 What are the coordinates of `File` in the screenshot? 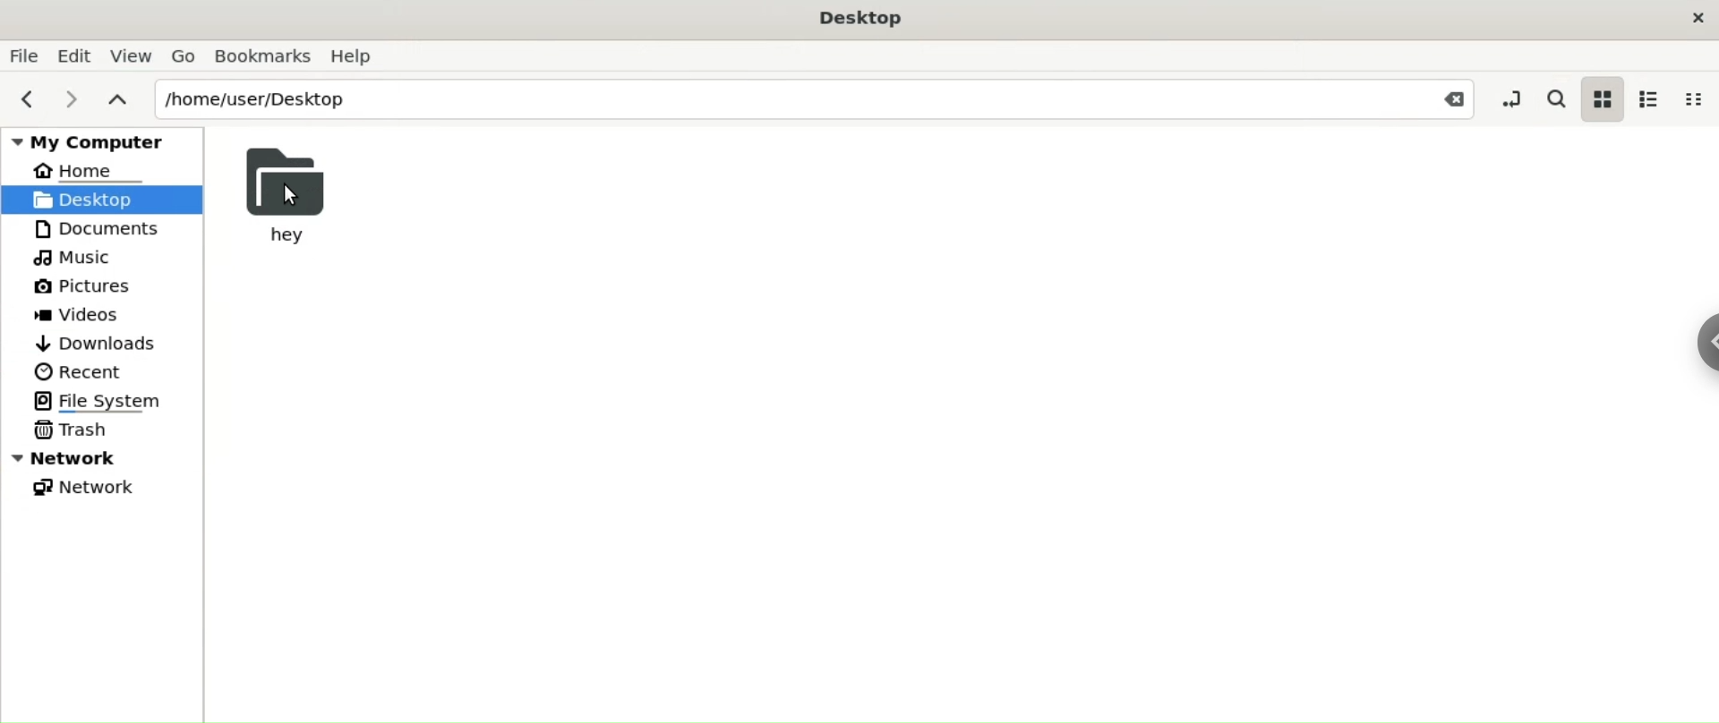 It's located at (24, 55).